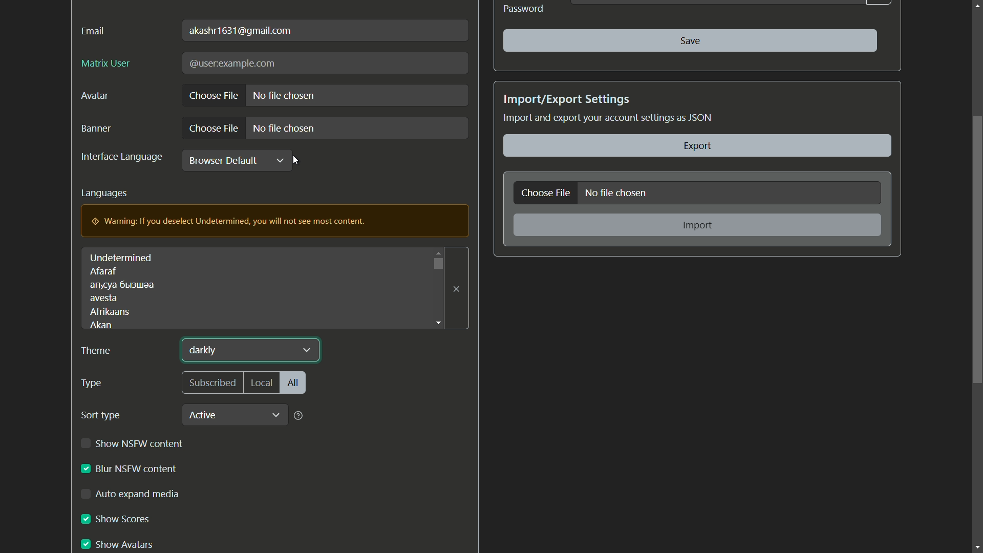 This screenshot has height=553, width=983. What do you see at coordinates (110, 311) in the screenshot?
I see `afrikaans` at bounding box center [110, 311].